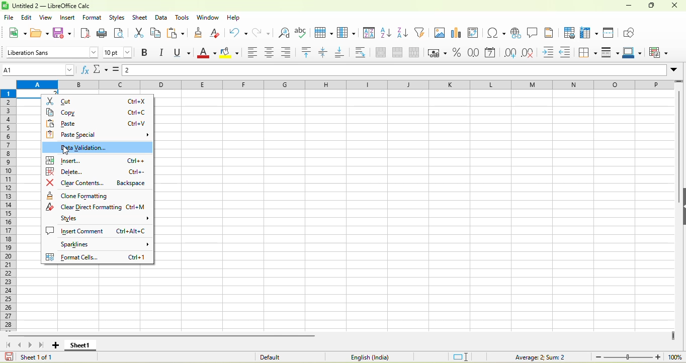 The image size is (686, 363). Describe the element at coordinates (97, 207) in the screenshot. I see `clear direct formatting ` at that location.